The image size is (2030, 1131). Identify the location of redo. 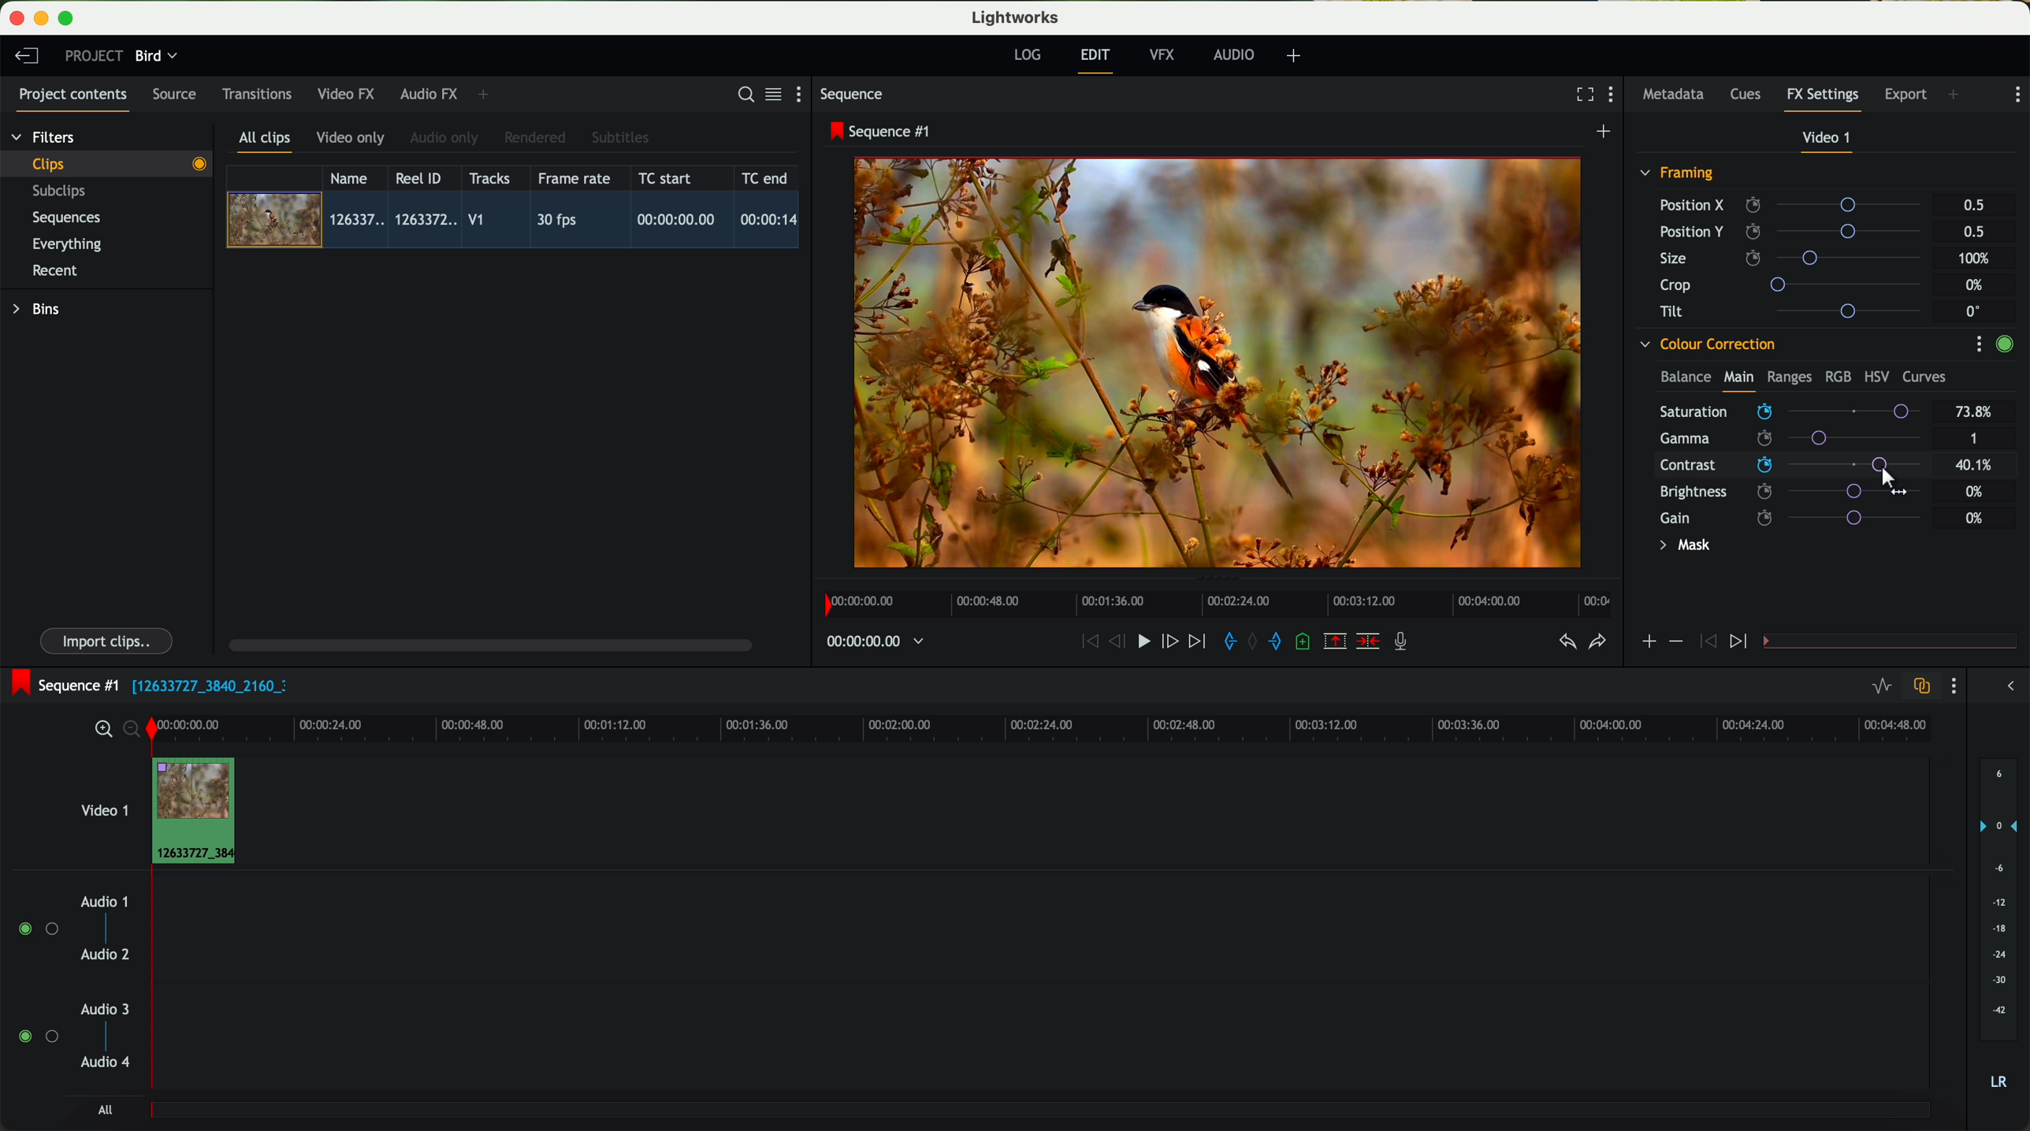
(1597, 643).